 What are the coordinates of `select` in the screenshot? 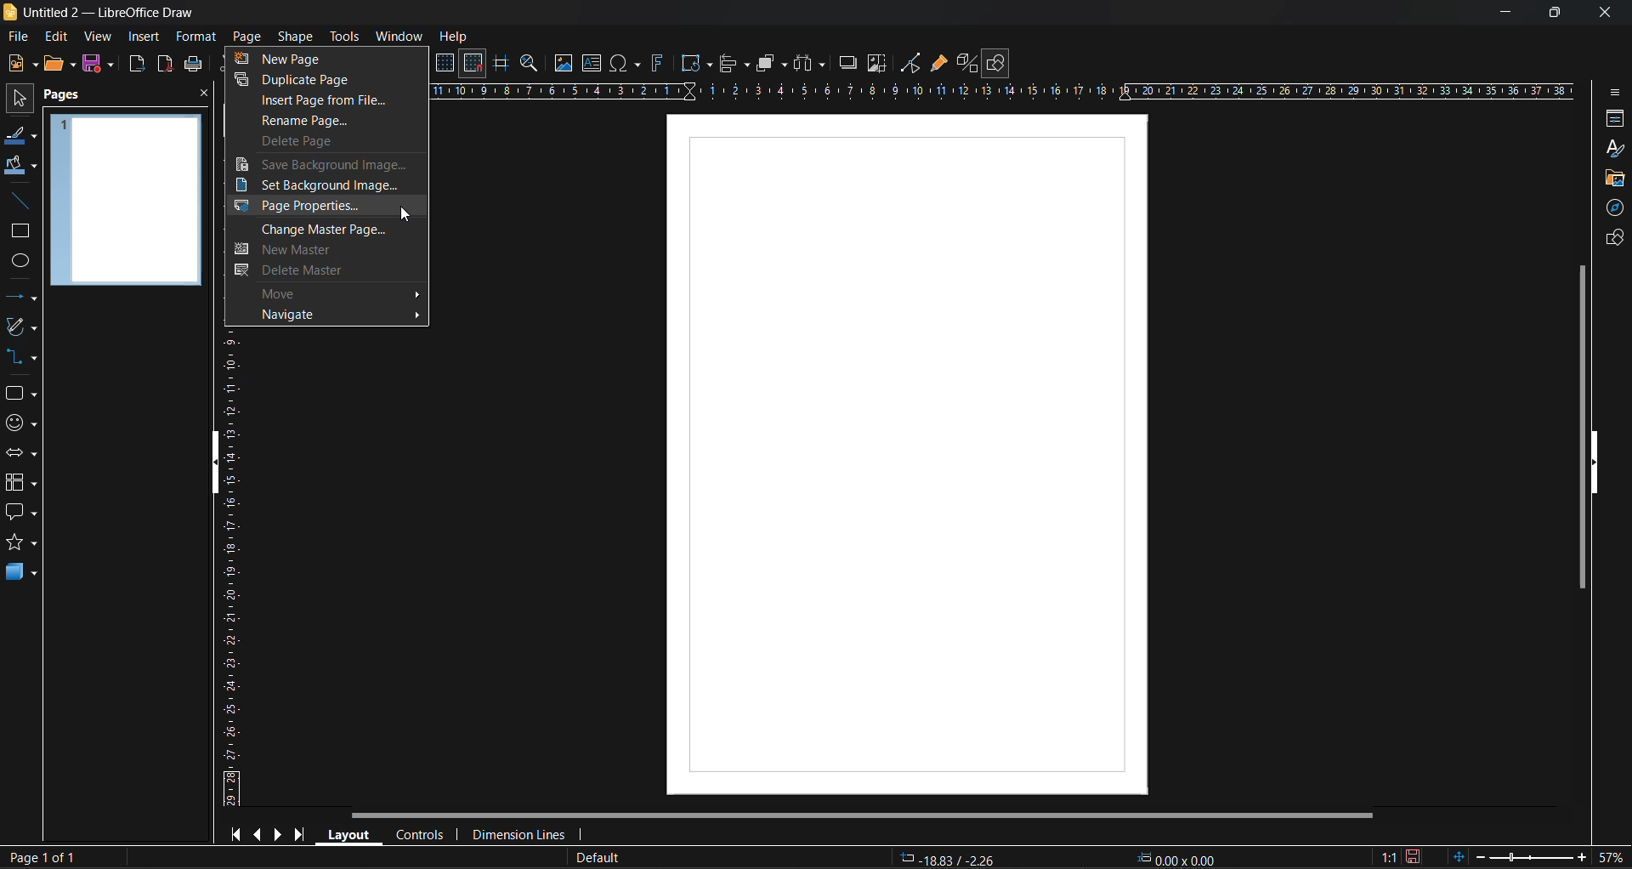 It's located at (21, 101).